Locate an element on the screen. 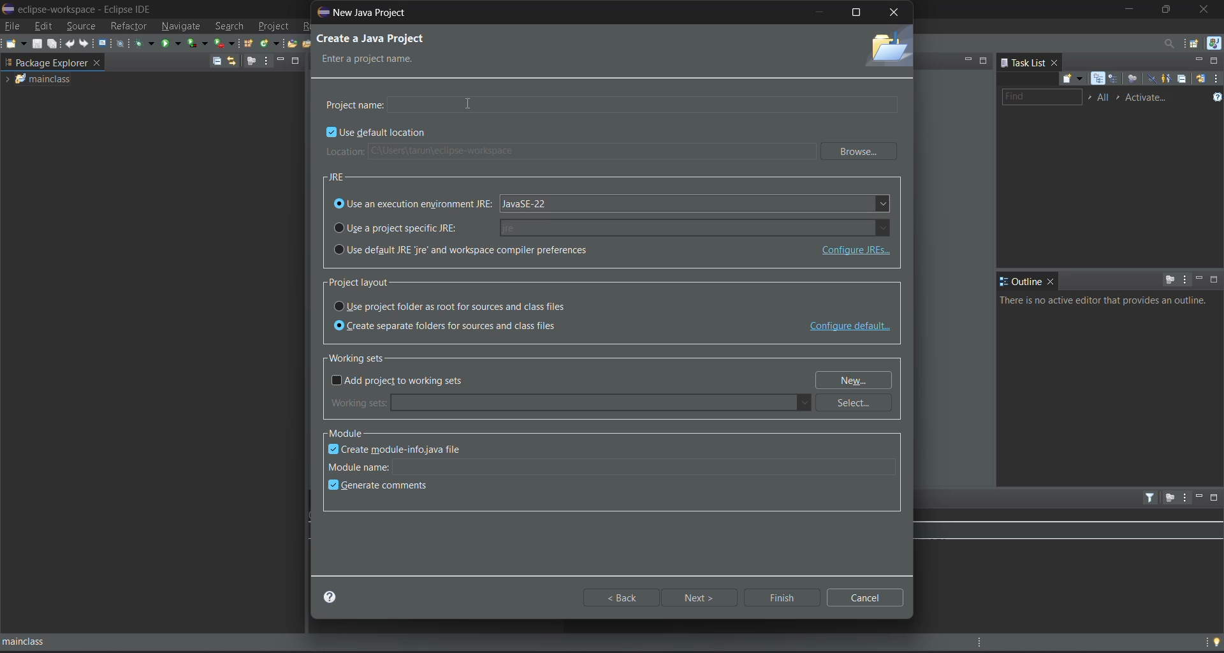 This screenshot has width=1224, height=653. open perspective is located at coordinates (1193, 43).